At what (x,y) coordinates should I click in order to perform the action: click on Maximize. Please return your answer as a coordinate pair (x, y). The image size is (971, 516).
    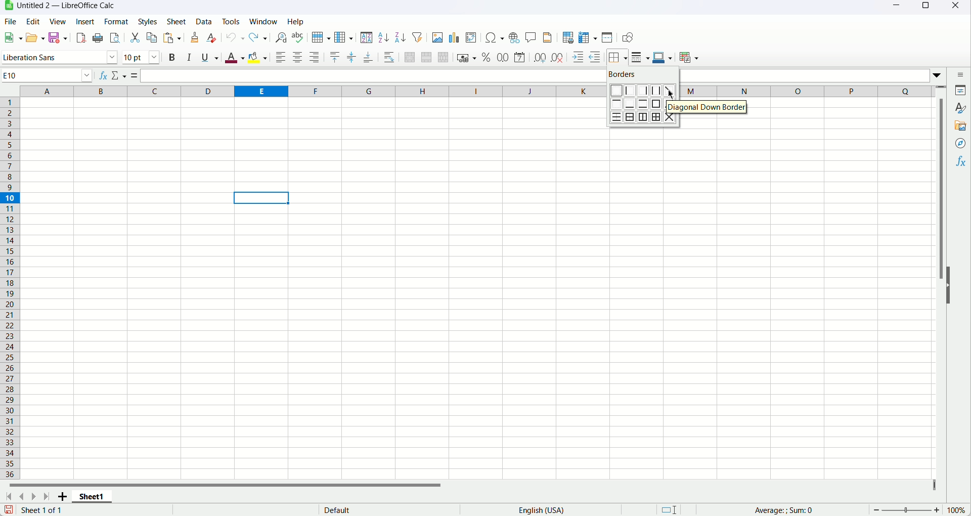
    Looking at the image, I should click on (924, 9).